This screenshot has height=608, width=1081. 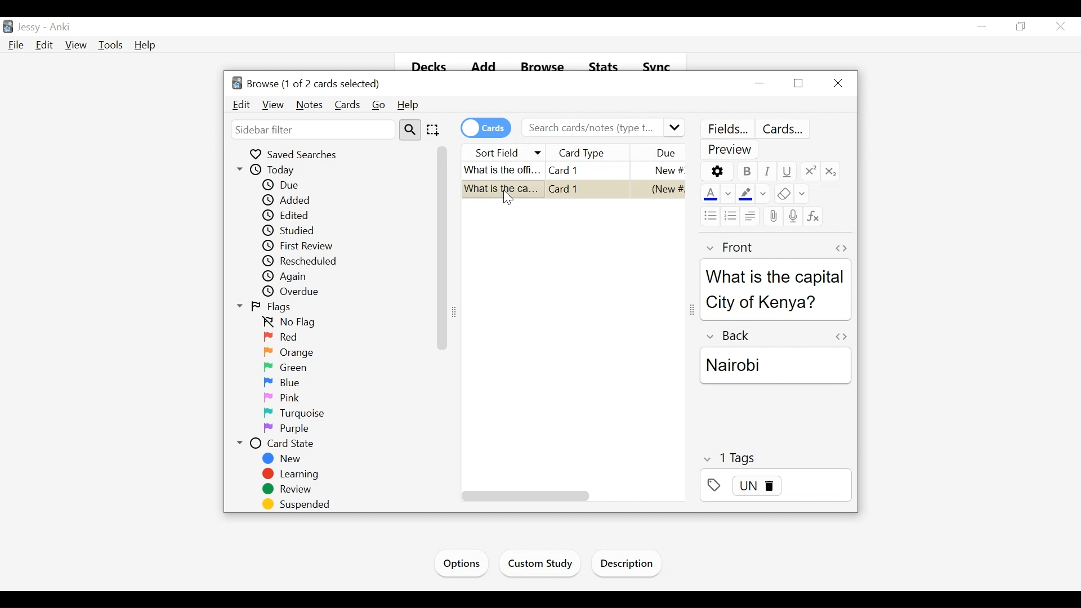 What do you see at coordinates (280, 337) in the screenshot?
I see `Red` at bounding box center [280, 337].